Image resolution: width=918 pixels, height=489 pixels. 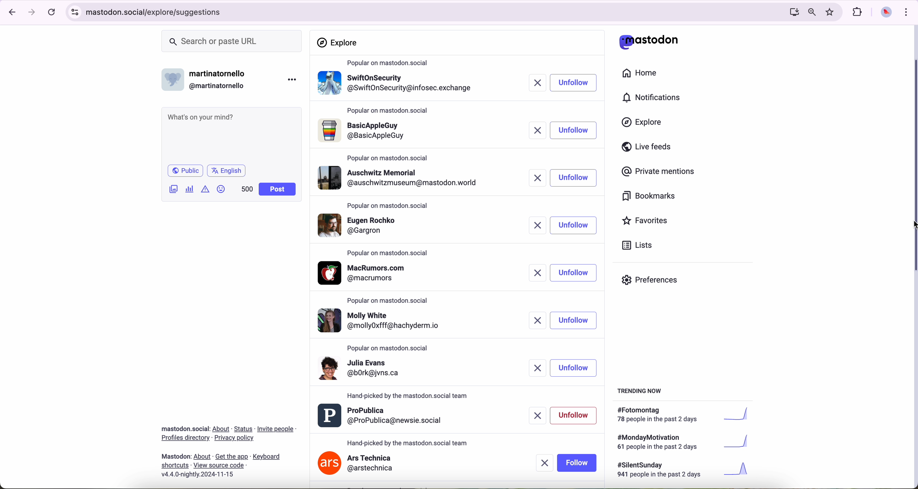 What do you see at coordinates (575, 415) in the screenshot?
I see `unfollow` at bounding box center [575, 415].